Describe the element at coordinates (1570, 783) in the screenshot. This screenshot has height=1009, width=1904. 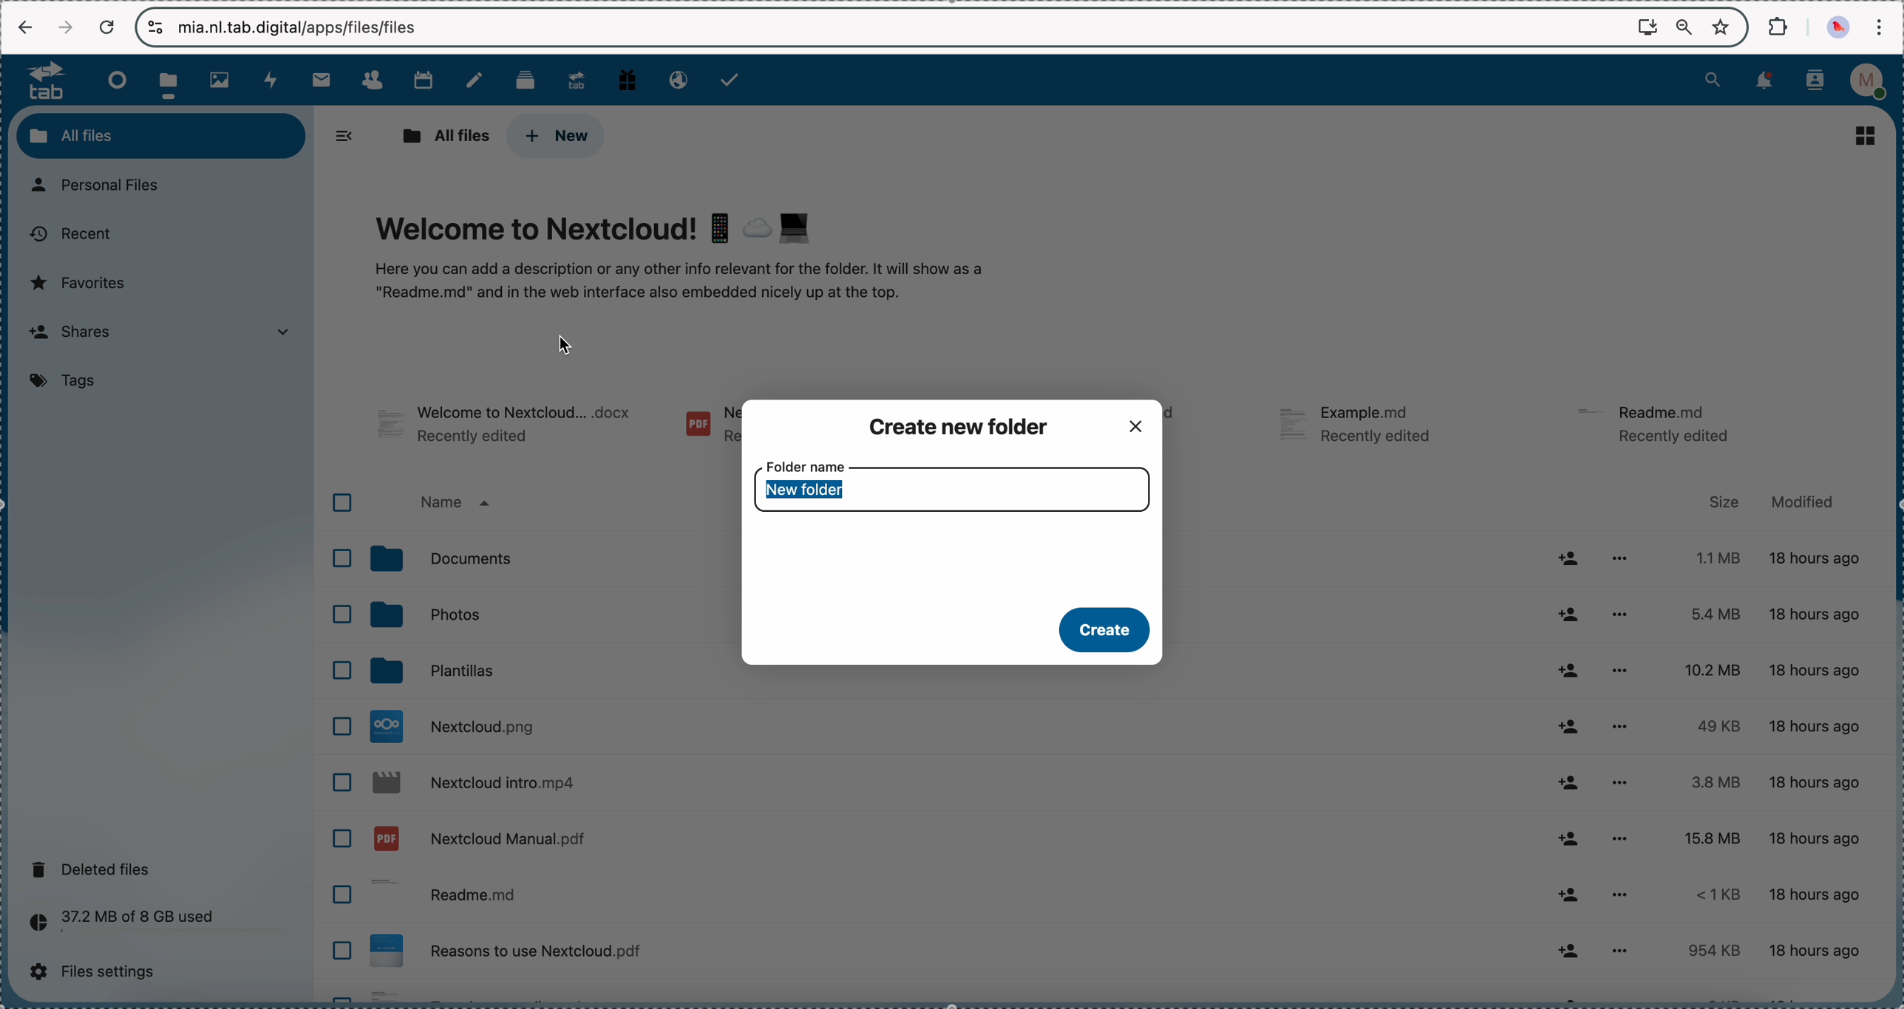
I see `share` at that location.